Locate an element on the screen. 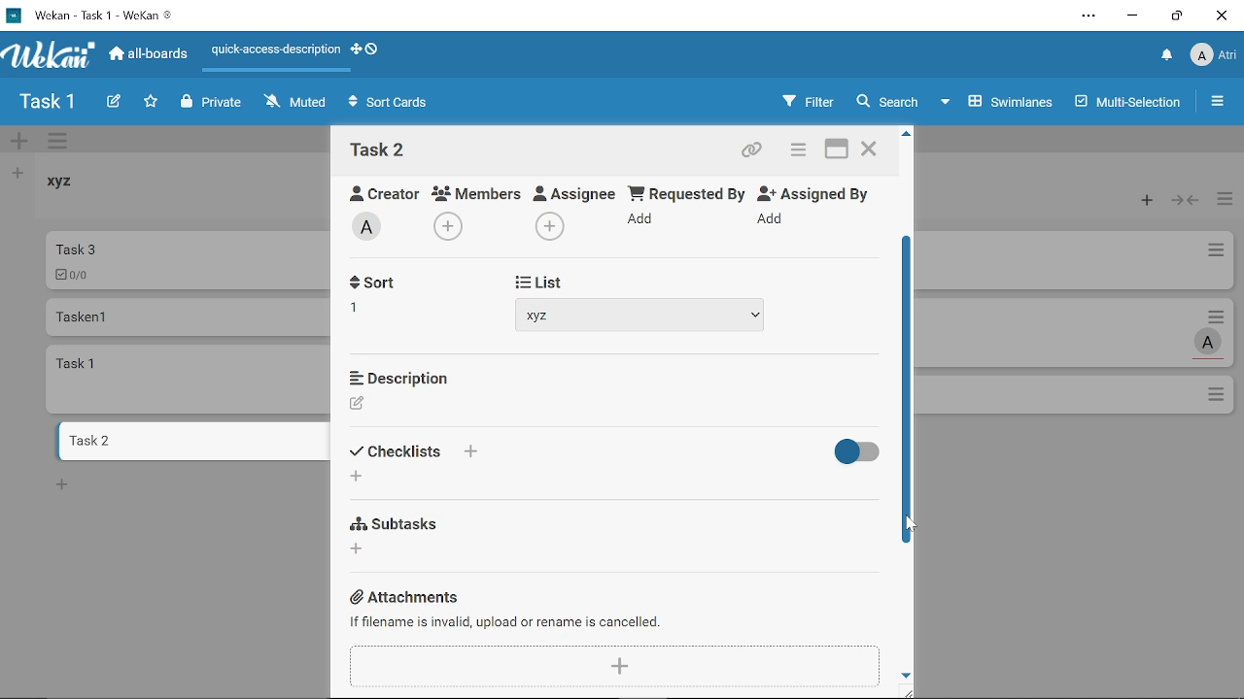 This screenshot has width=1244, height=699. Add is located at coordinates (469, 451).